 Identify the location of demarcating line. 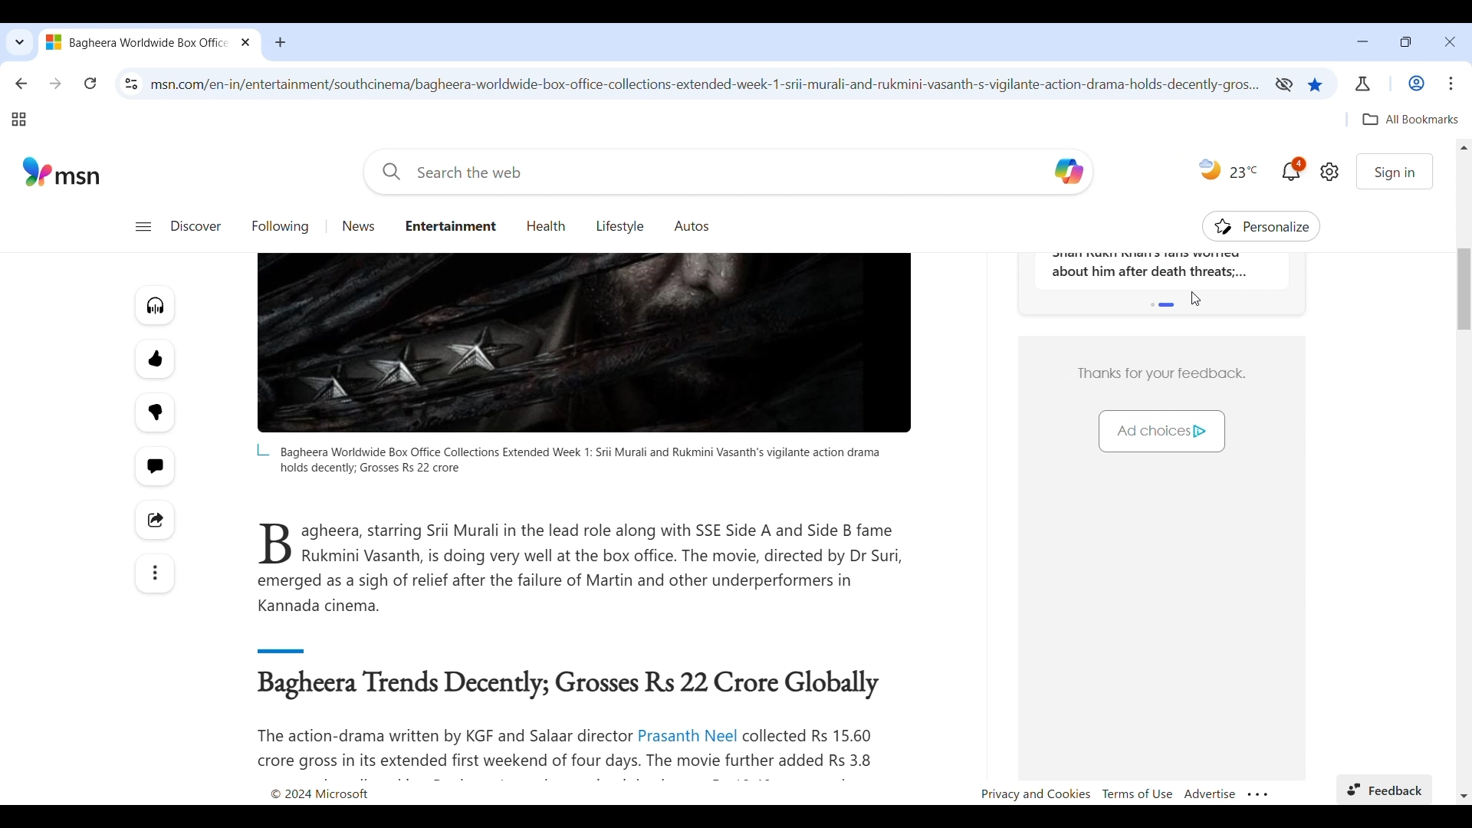
(311, 648).